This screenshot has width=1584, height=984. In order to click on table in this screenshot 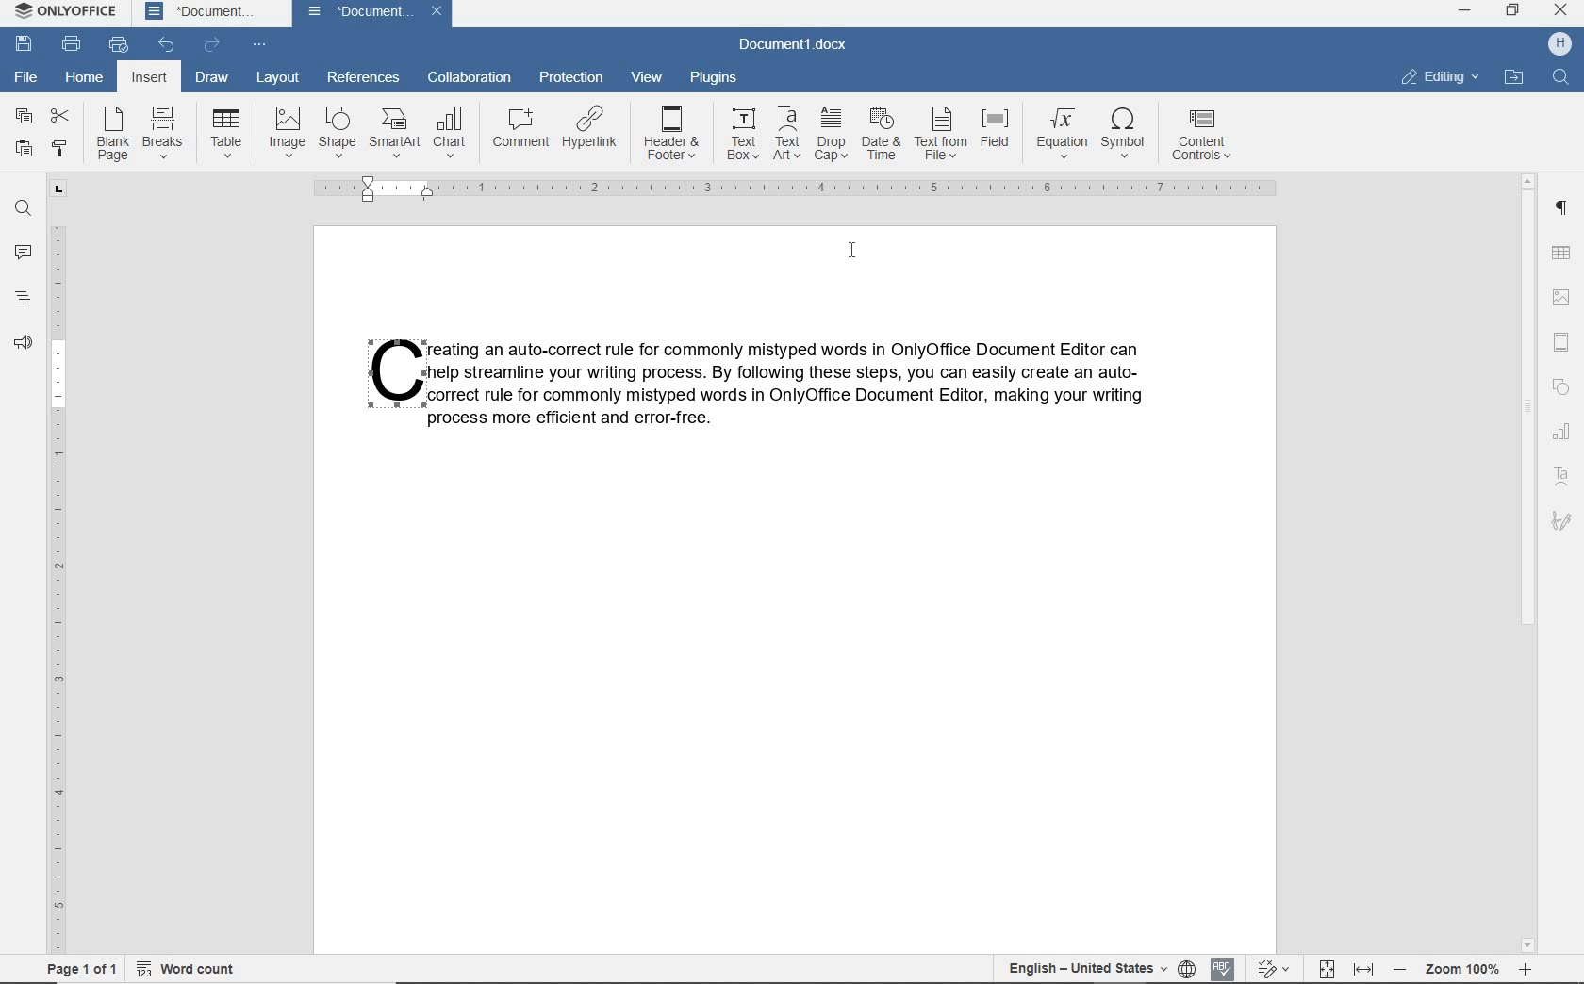, I will do `click(227, 131)`.